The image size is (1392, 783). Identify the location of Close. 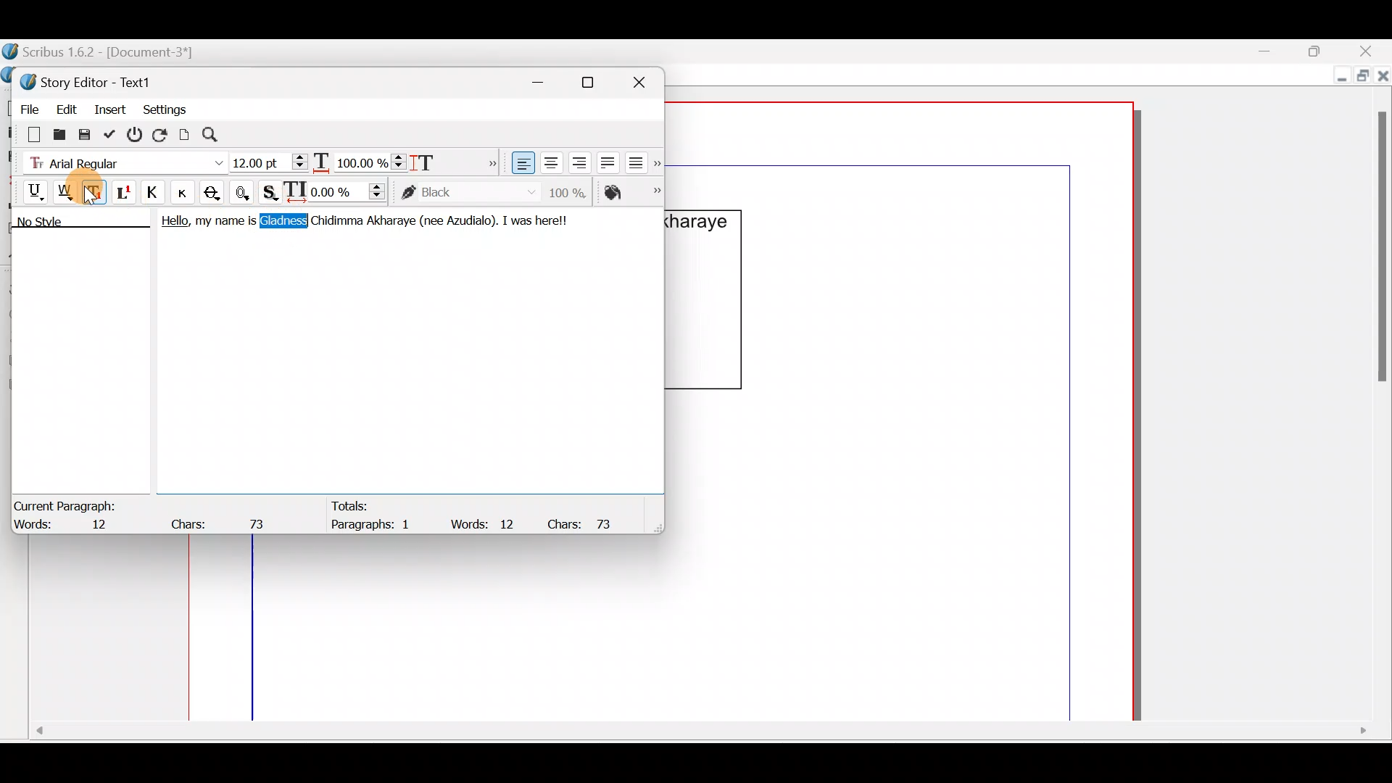
(1383, 79).